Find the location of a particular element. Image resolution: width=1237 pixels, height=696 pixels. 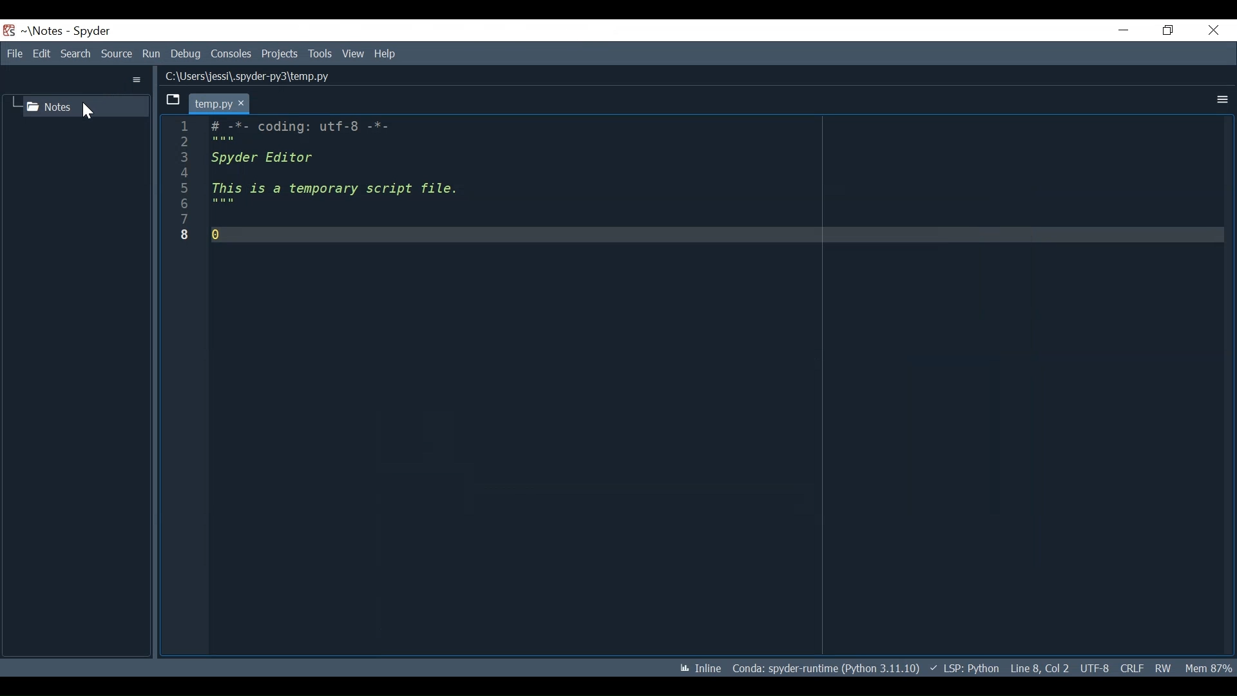

Close is located at coordinates (1212, 30).